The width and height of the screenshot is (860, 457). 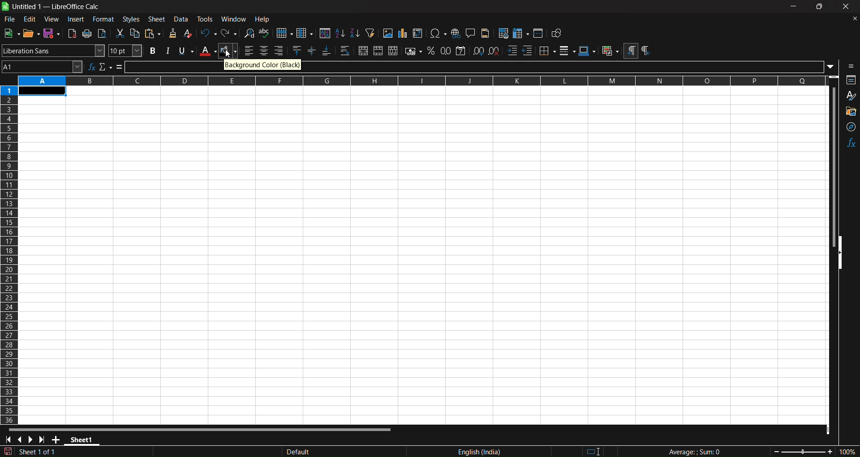 What do you see at coordinates (56, 440) in the screenshot?
I see `add new sheet` at bounding box center [56, 440].